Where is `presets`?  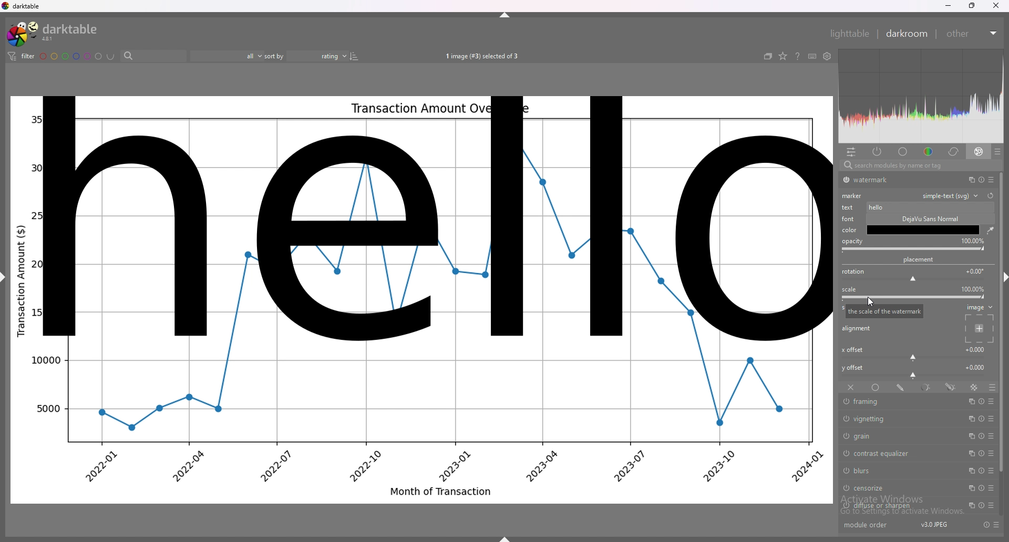
presets is located at coordinates (992, 436).